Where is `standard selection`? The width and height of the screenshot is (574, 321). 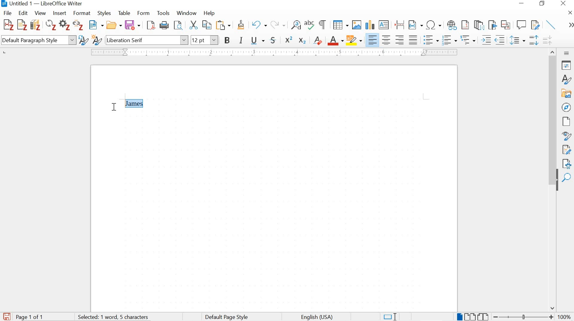
standard selection is located at coordinates (390, 316).